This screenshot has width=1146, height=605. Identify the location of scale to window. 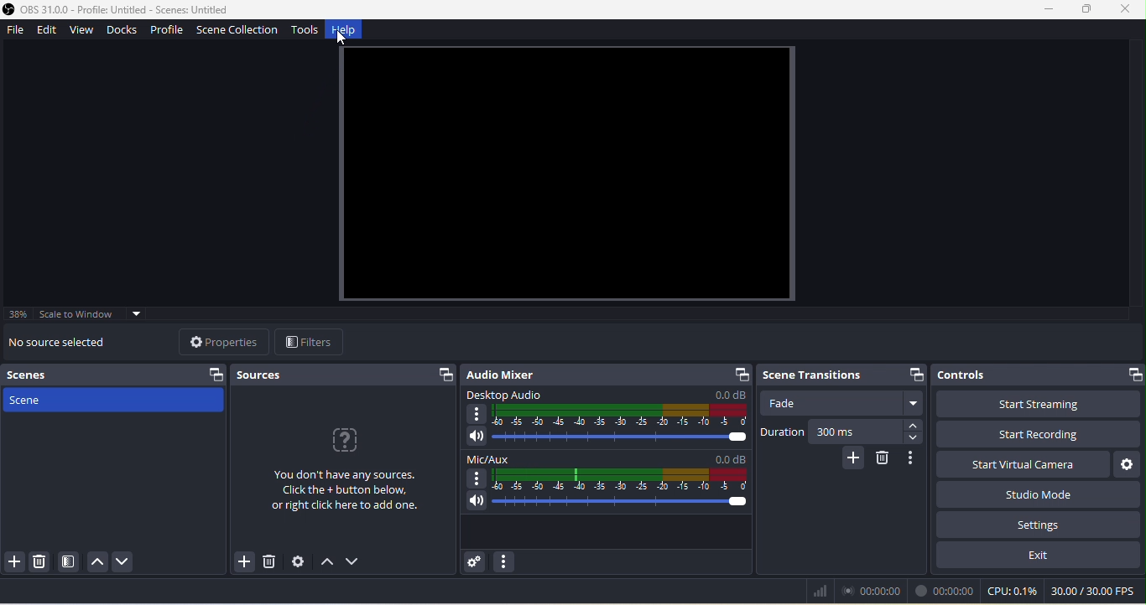
(101, 315).